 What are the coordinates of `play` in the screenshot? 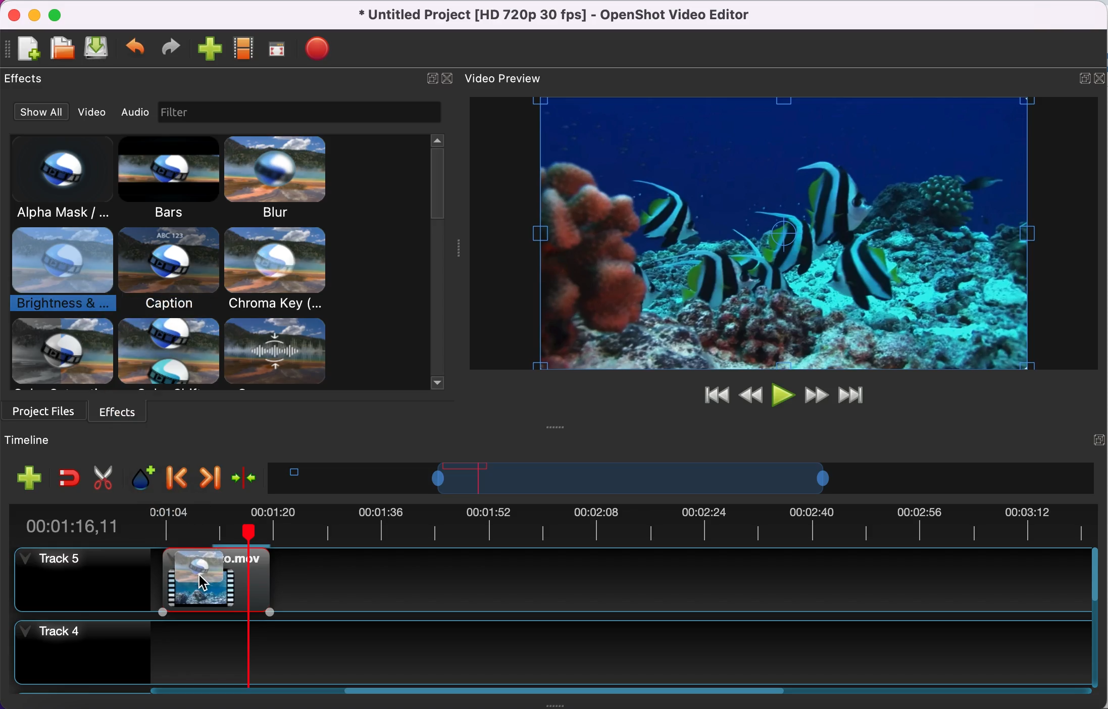 It's located at (783, 395).